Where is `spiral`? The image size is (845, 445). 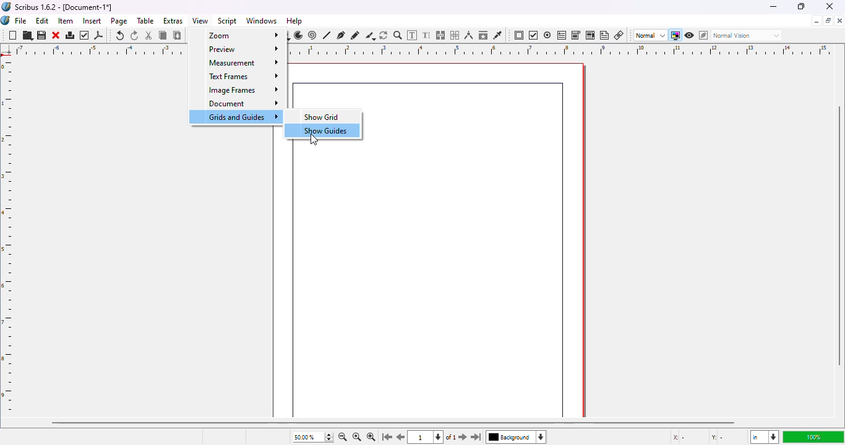
spiral is located at coordinates (312, 35).